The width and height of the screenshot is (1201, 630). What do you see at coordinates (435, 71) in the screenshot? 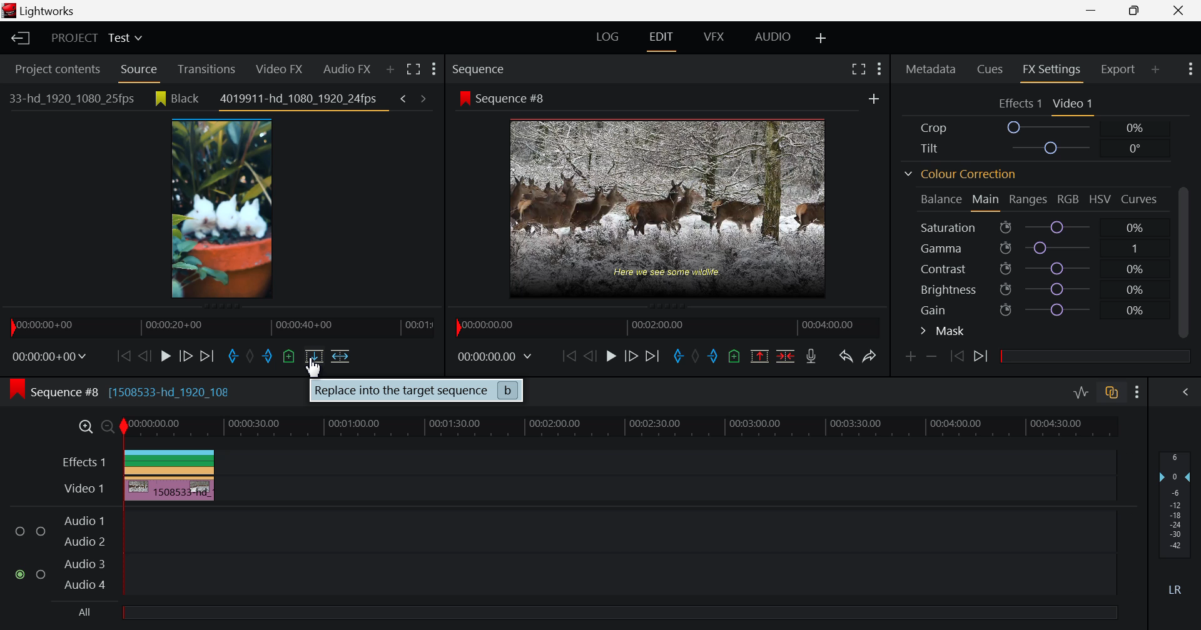
I see `Show Settings` at bounding box center [435, 71].